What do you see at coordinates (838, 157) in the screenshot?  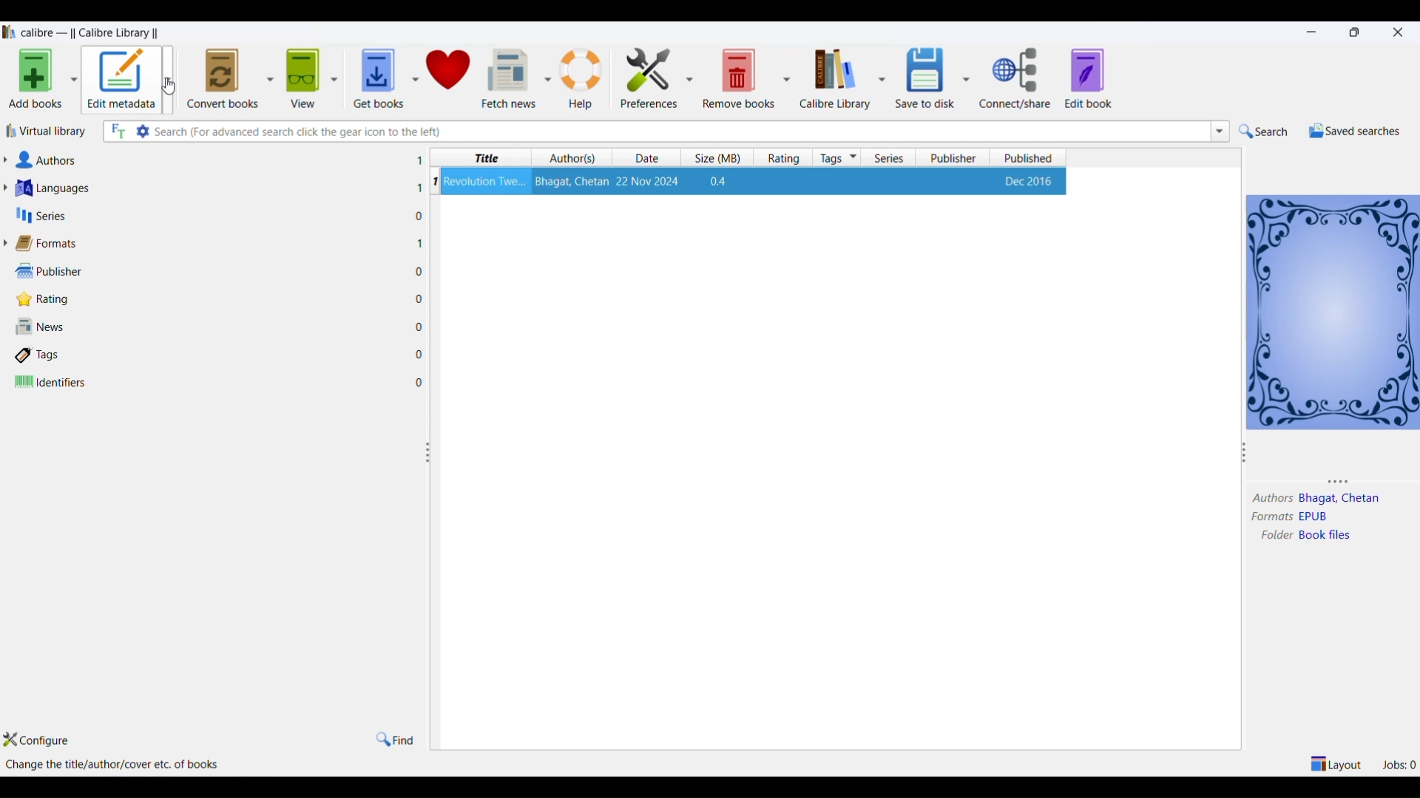 I see `tags` at bounding box center [838, 157].